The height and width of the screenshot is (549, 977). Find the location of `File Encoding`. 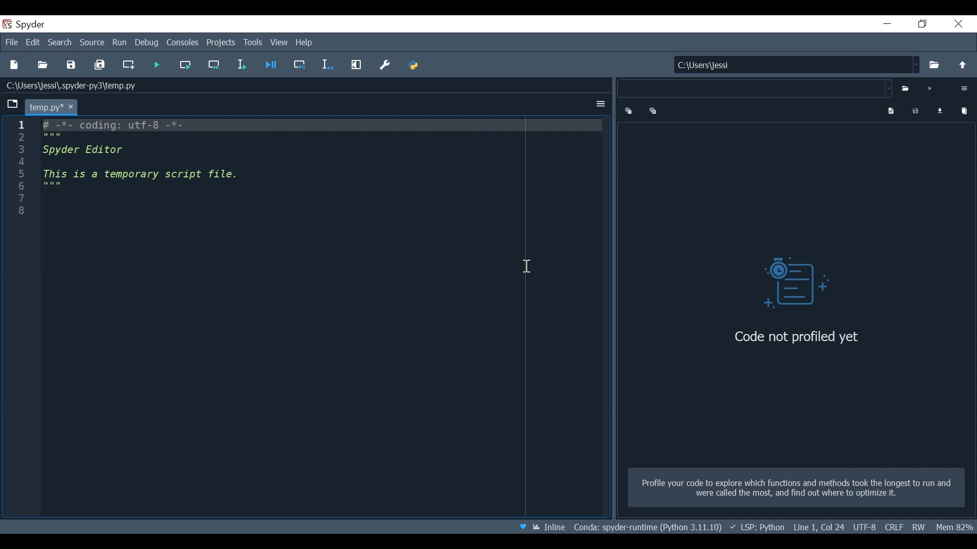

File Encoding is located at coordinates (865, 527).